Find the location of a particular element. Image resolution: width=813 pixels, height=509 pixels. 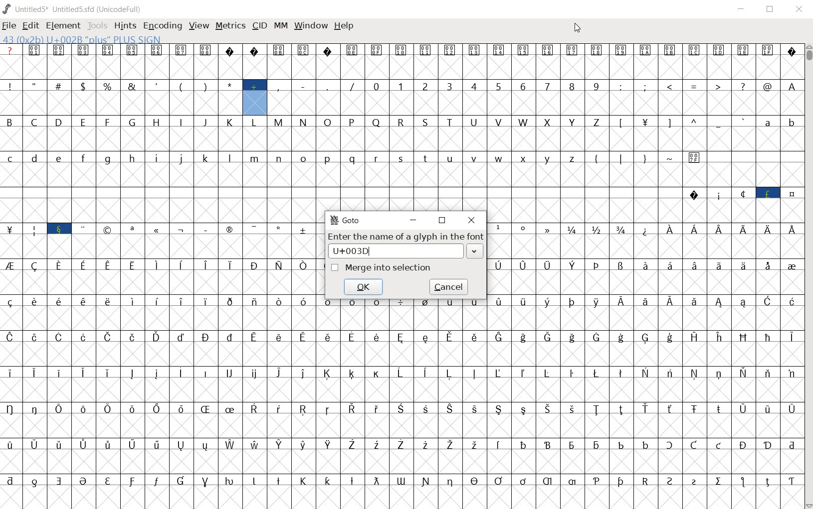

minimize is located at coordinates (413, 222).